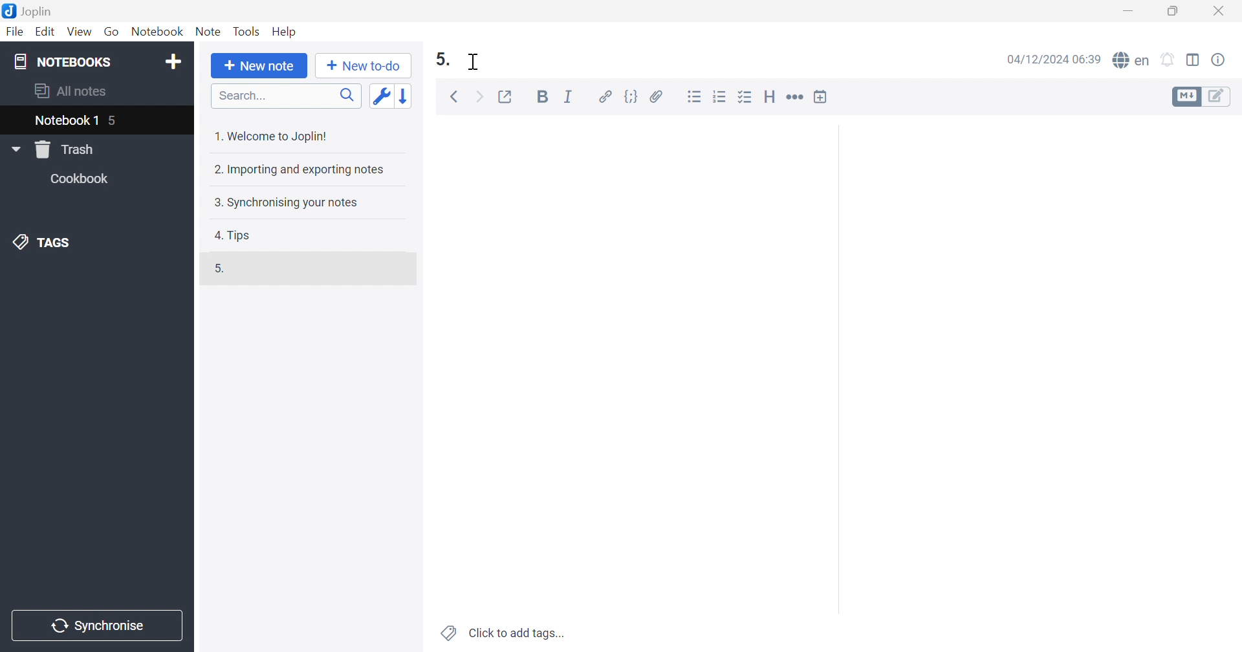 Image resolution: width=1242 pixels, height=652 pixels. Describe the element at coordinates (286, 32) in the screenshot. I see `Help` at that location.